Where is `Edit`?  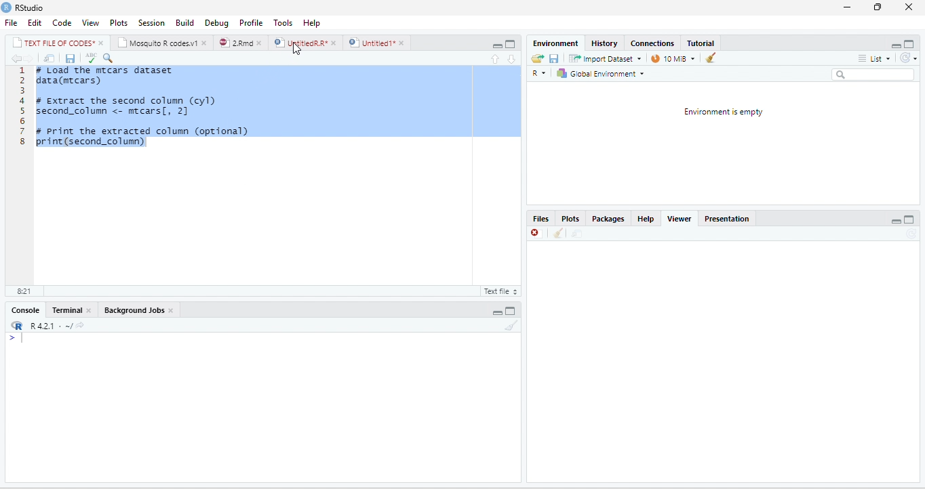
Edit is located at coordinates (35, 23).